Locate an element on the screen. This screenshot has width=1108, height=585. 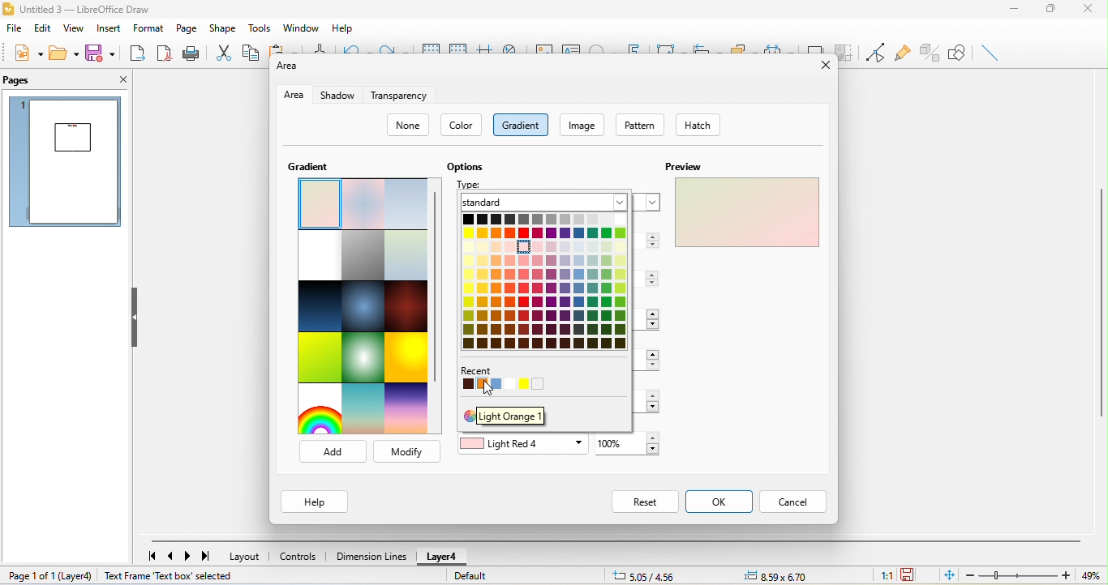
shadow is located at coordinates (816, 45).